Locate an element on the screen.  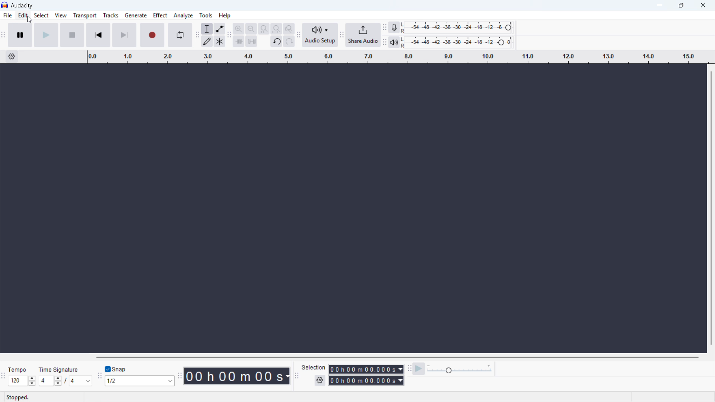
edit is located at coordinates (23, 16).